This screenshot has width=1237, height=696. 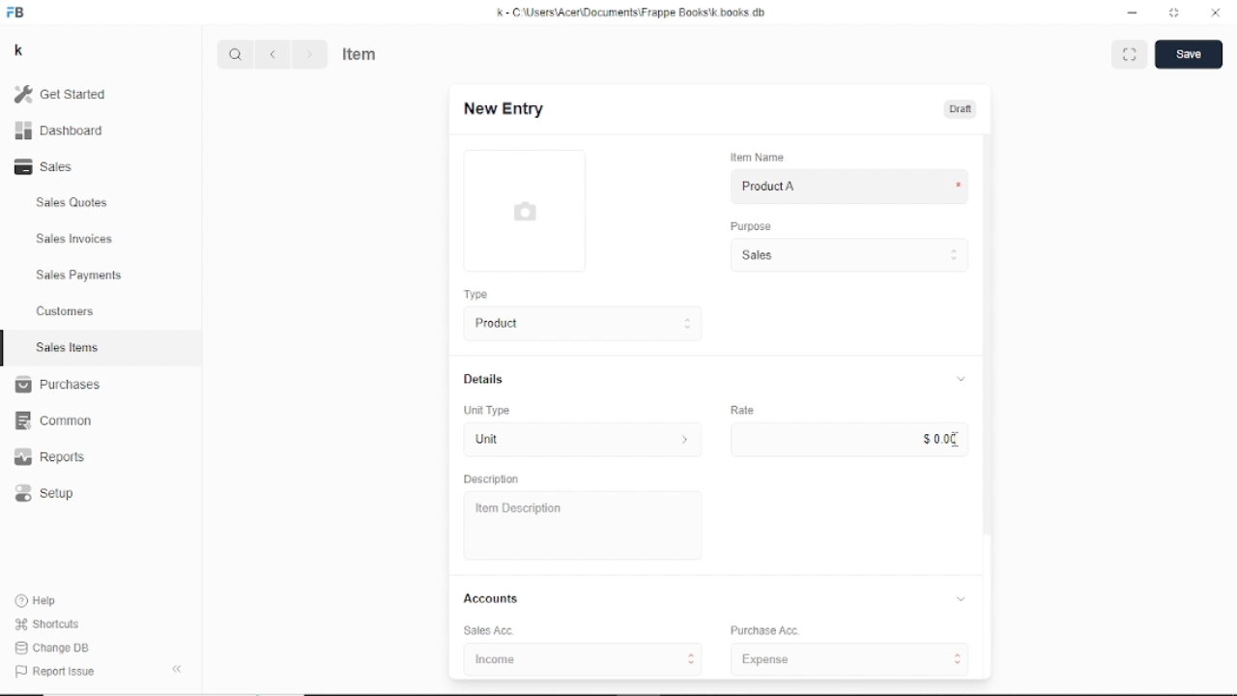 What do you see at coordinates (749, 225) in the screenshot?
I see `Purpose` at bounding box center [749, 225].